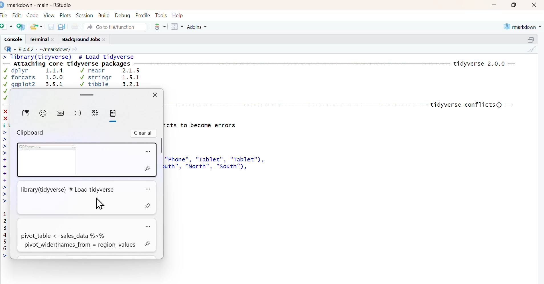  I want to click on pin, so click(149, 244).